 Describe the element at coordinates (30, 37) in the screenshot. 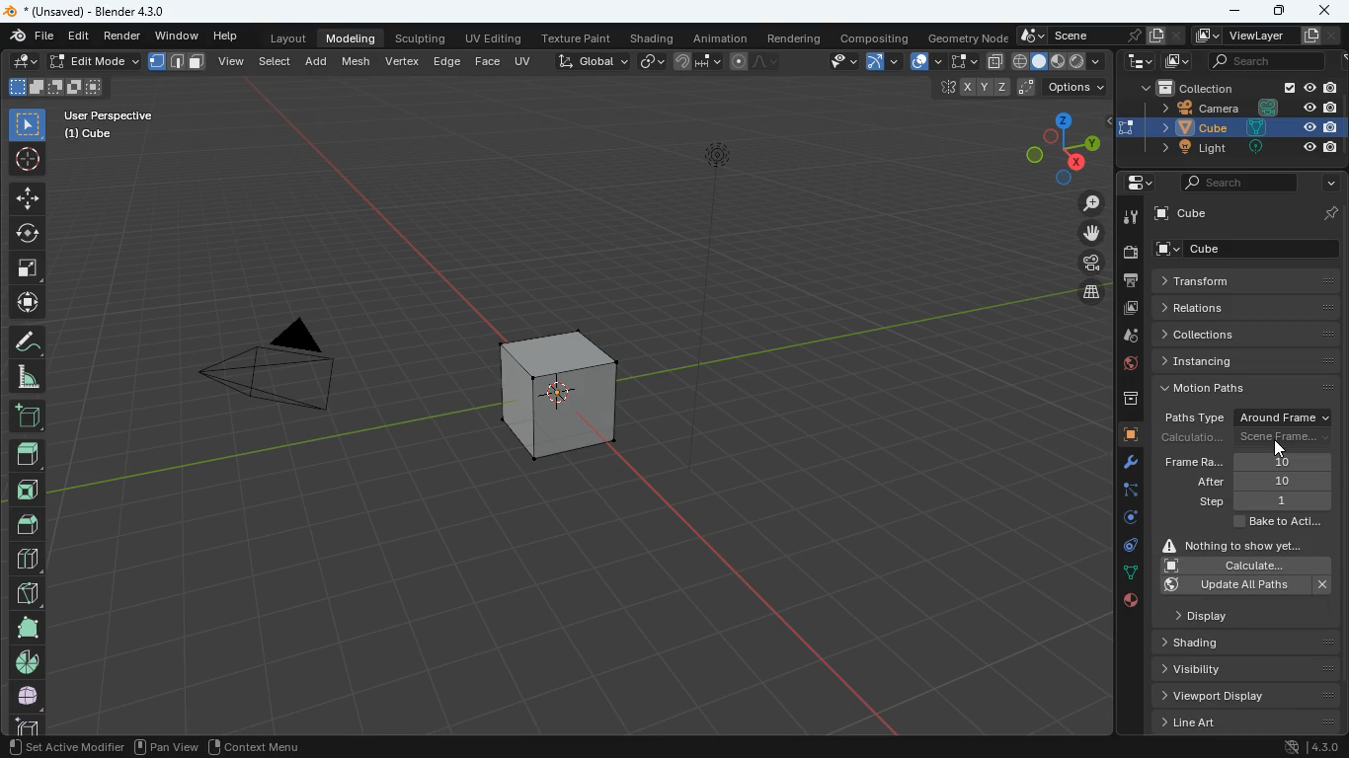

I see `file` at that location.